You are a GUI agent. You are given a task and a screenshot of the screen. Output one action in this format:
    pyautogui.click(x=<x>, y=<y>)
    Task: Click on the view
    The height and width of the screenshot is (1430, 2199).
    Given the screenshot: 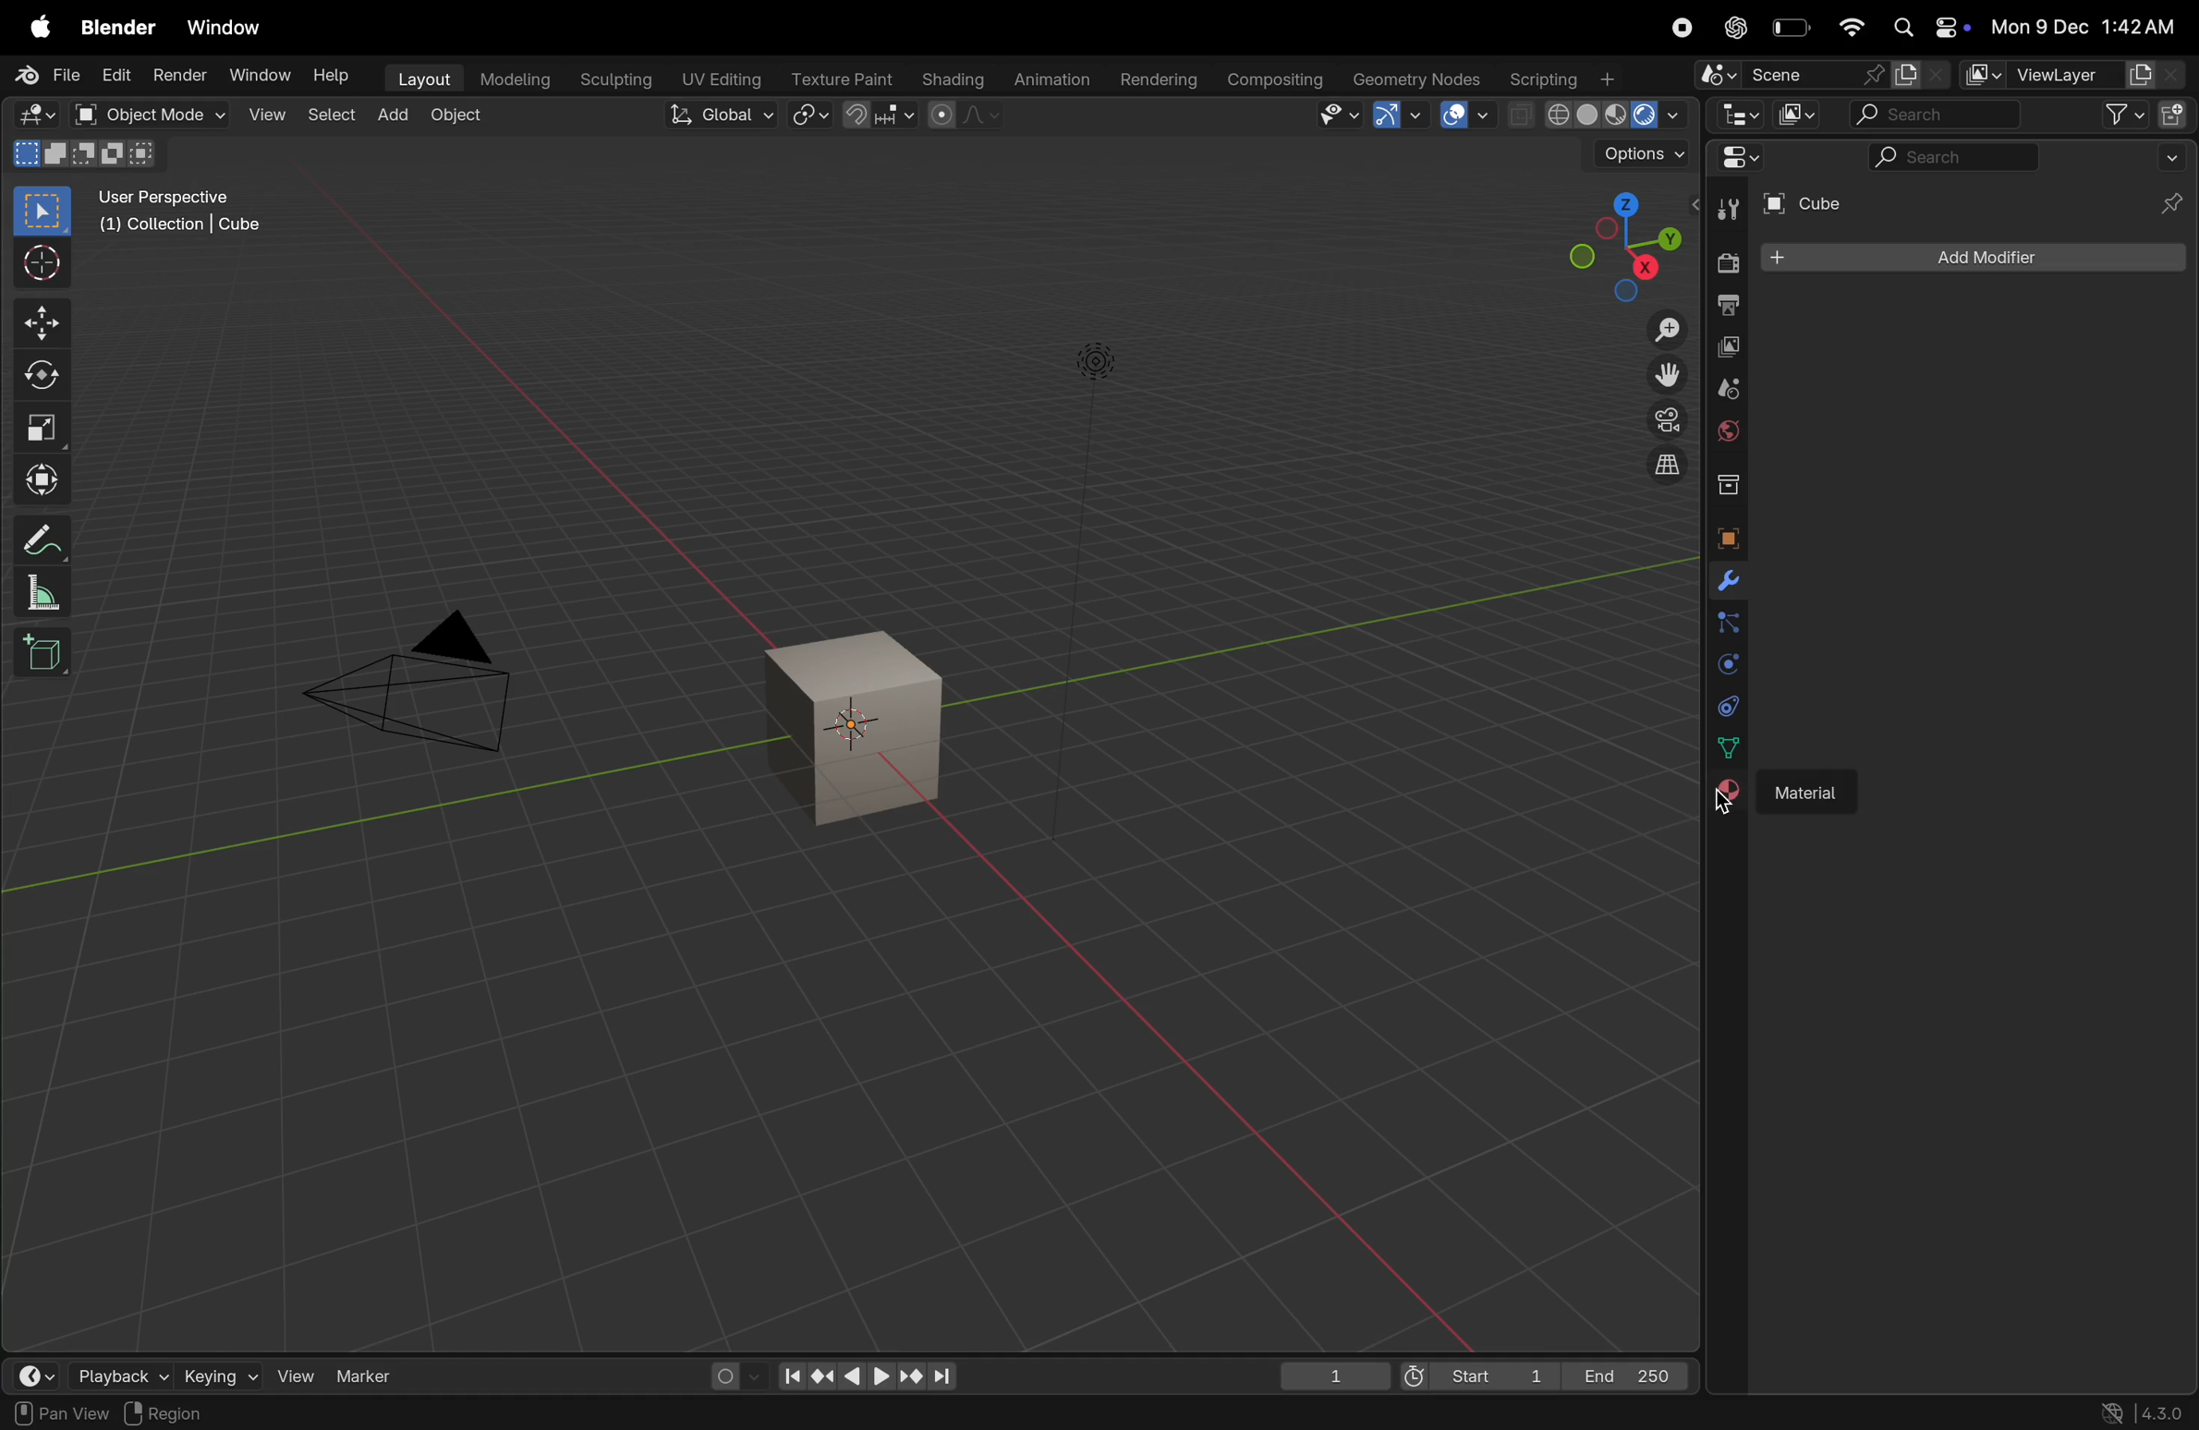 What is the action you would take?
    pyautogui.click(x=285, y=1375)
    